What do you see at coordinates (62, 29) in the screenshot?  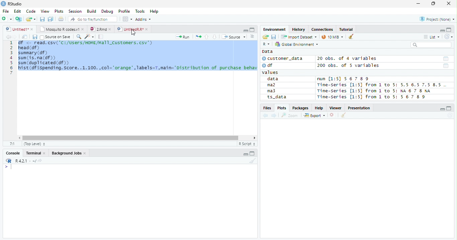 I see `Mosquito T codes.v1` at bounding box center [62, 29].